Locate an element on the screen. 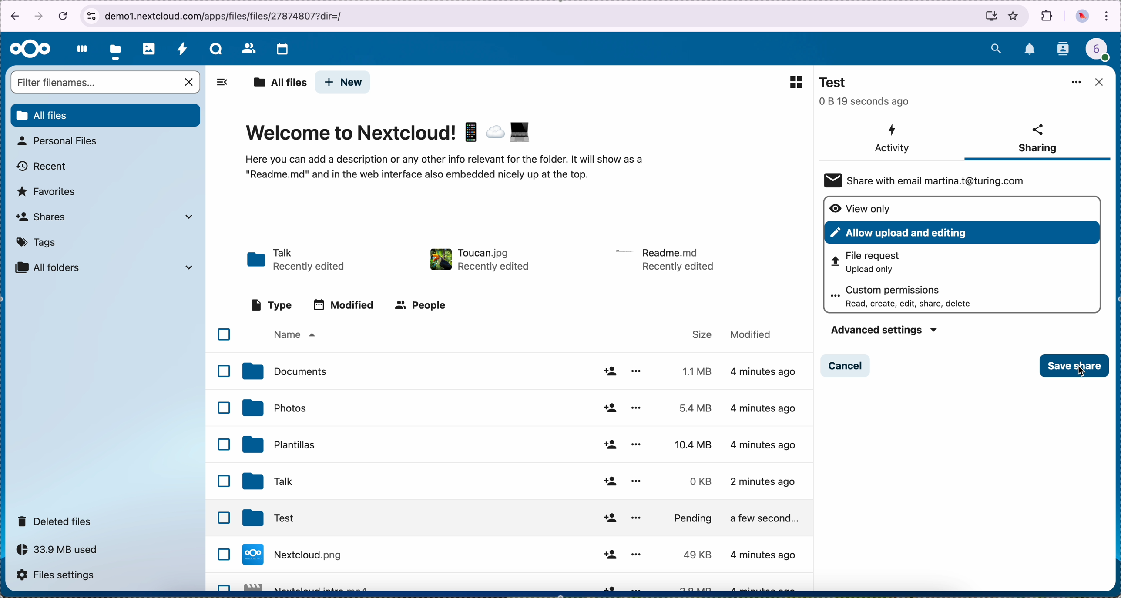  view site information is located at coordinates (91, 16).